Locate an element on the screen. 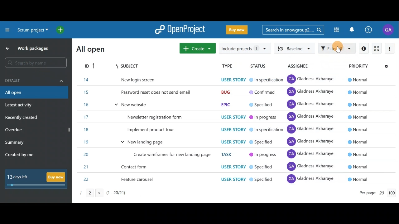 The height and width of the screenshot is (224, 399). Page count is located at coordinates (376, 194).